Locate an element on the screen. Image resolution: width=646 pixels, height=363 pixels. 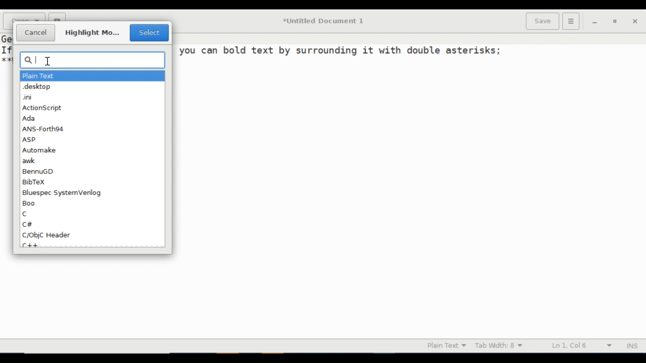
Cancel is located at coordinates (36, 33).